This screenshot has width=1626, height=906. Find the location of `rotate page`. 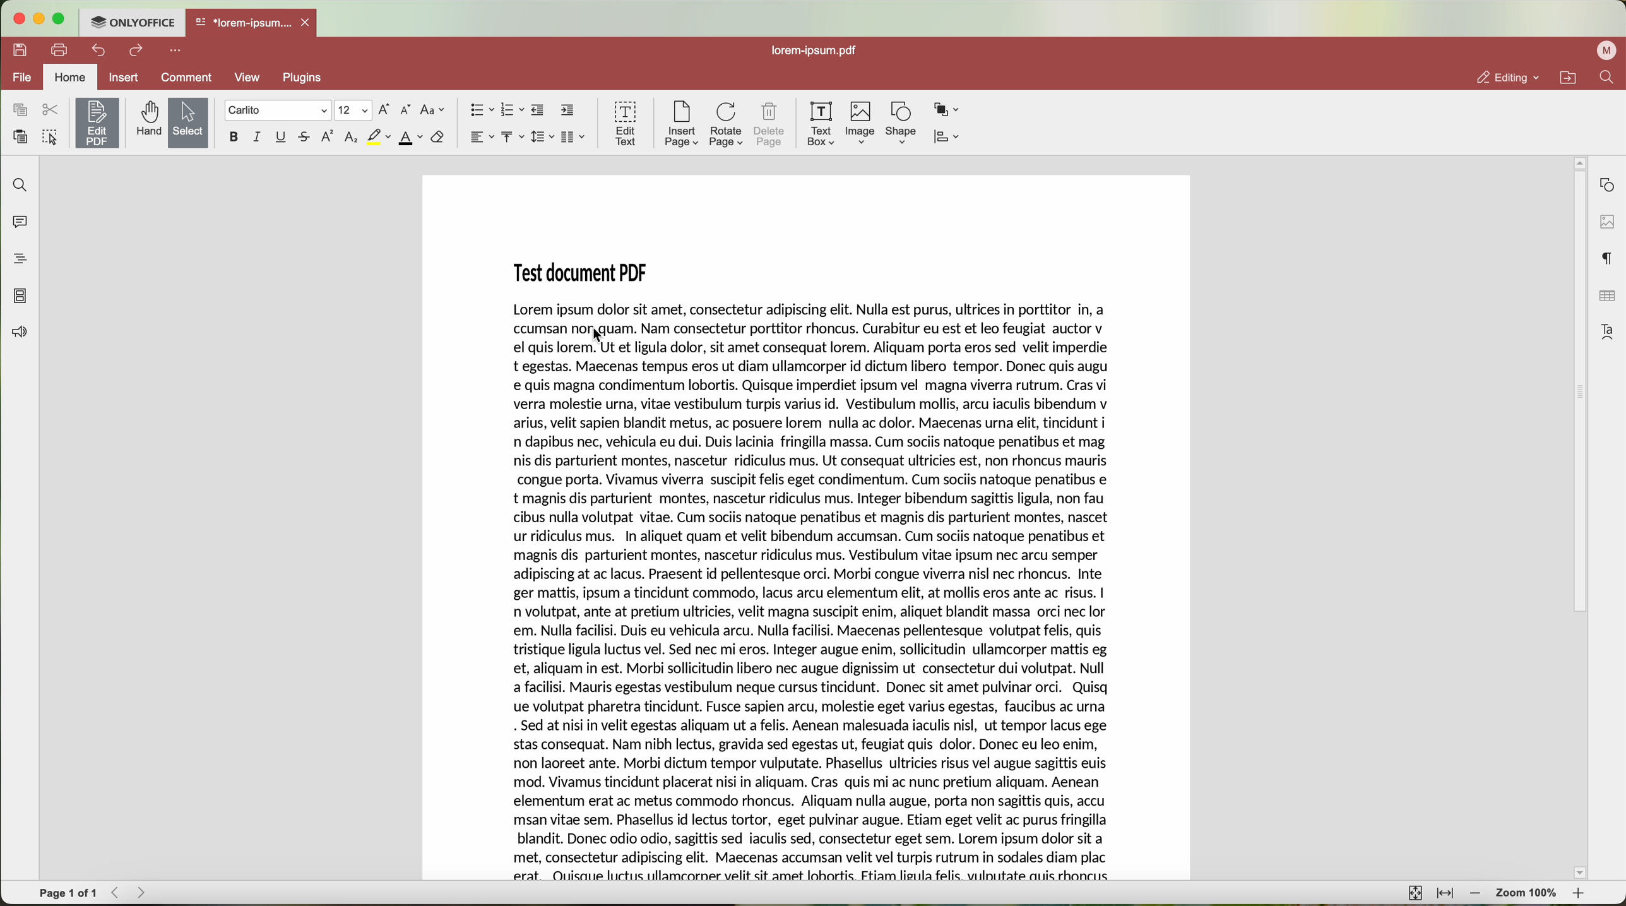

rotate page is located at coordinates (727, 126).